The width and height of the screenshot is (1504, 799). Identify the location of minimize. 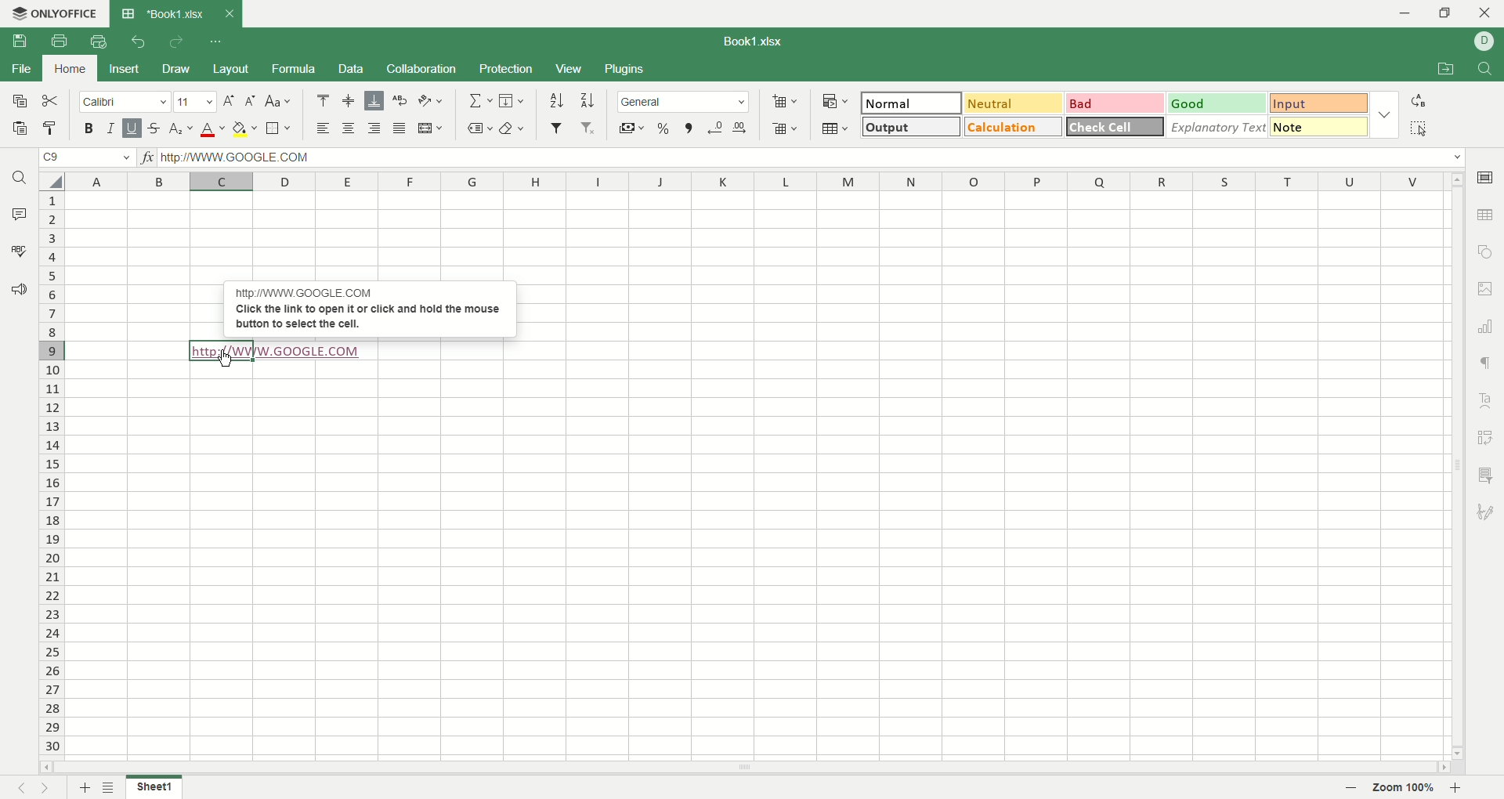
(1410, 15).